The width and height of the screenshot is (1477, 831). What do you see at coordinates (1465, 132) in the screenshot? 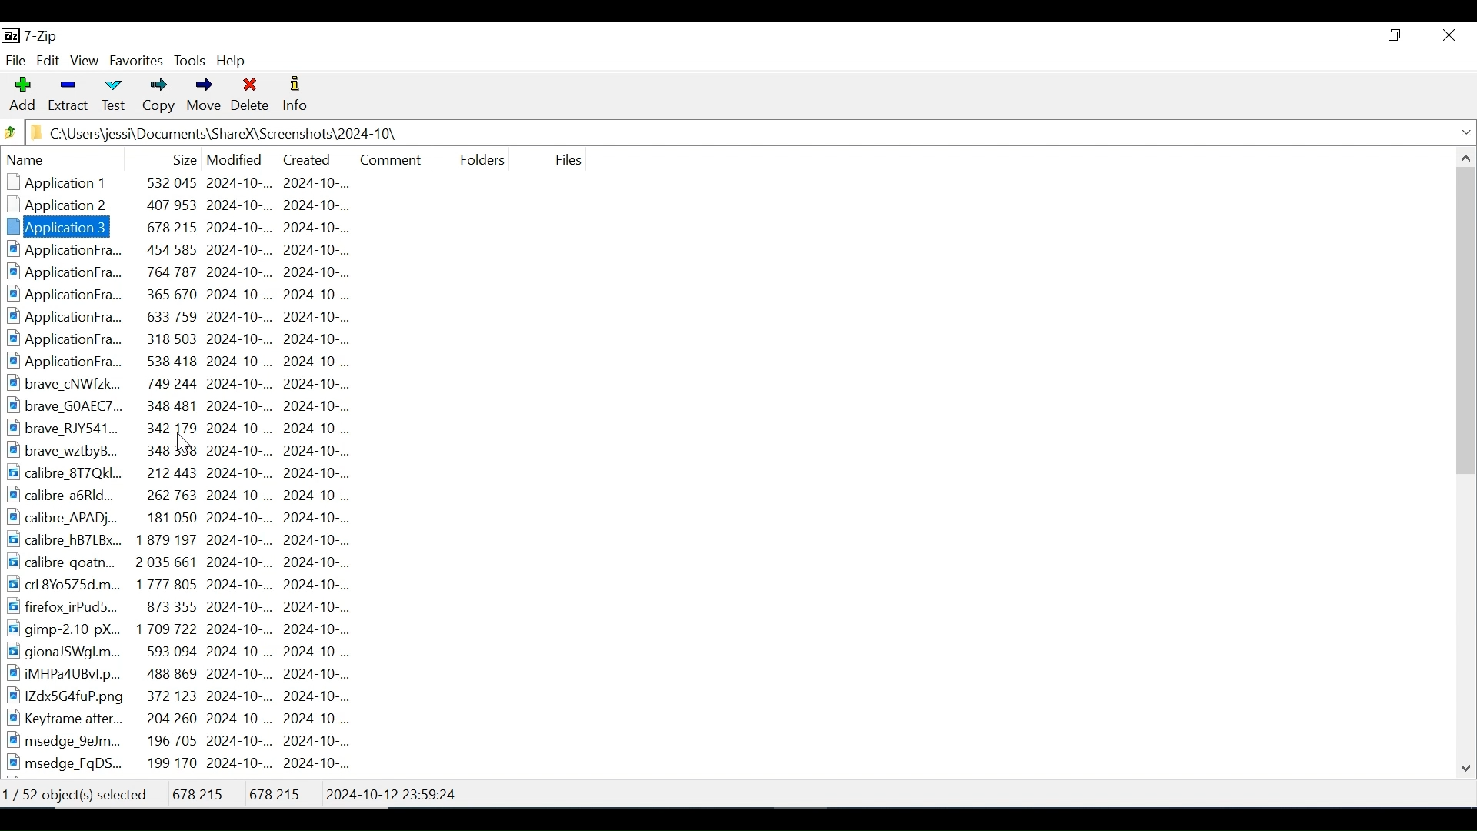
I see `Expand` at bounding box center [1465, 132].